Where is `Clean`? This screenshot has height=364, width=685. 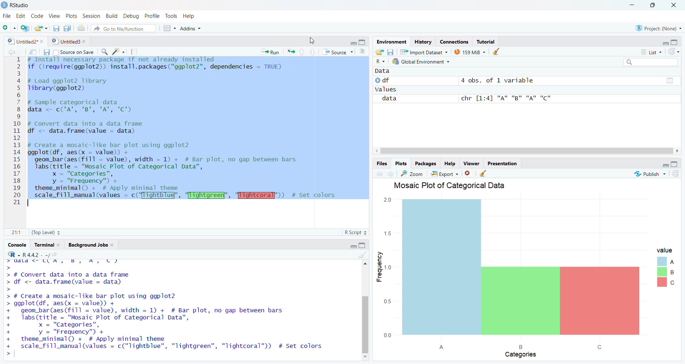
Clean is located at coordinates (363, 255).